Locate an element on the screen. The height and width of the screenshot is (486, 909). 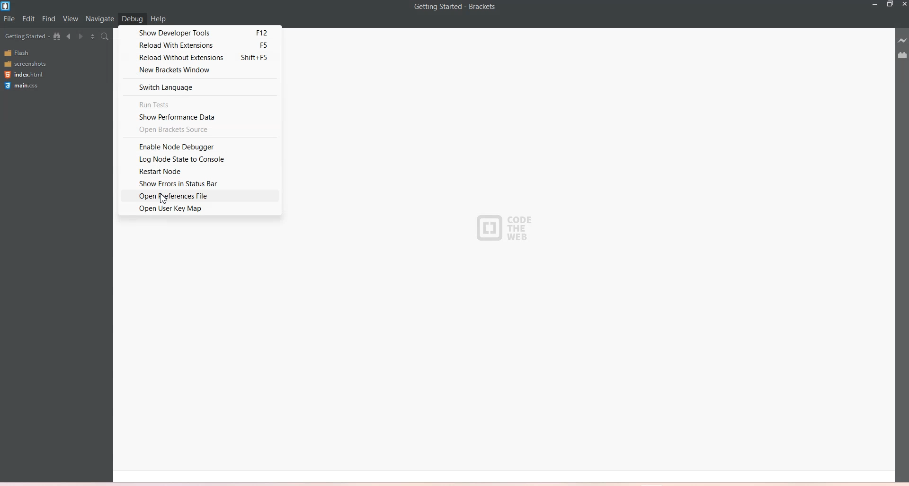
Log node state to console is located at coordinates (197, 159).